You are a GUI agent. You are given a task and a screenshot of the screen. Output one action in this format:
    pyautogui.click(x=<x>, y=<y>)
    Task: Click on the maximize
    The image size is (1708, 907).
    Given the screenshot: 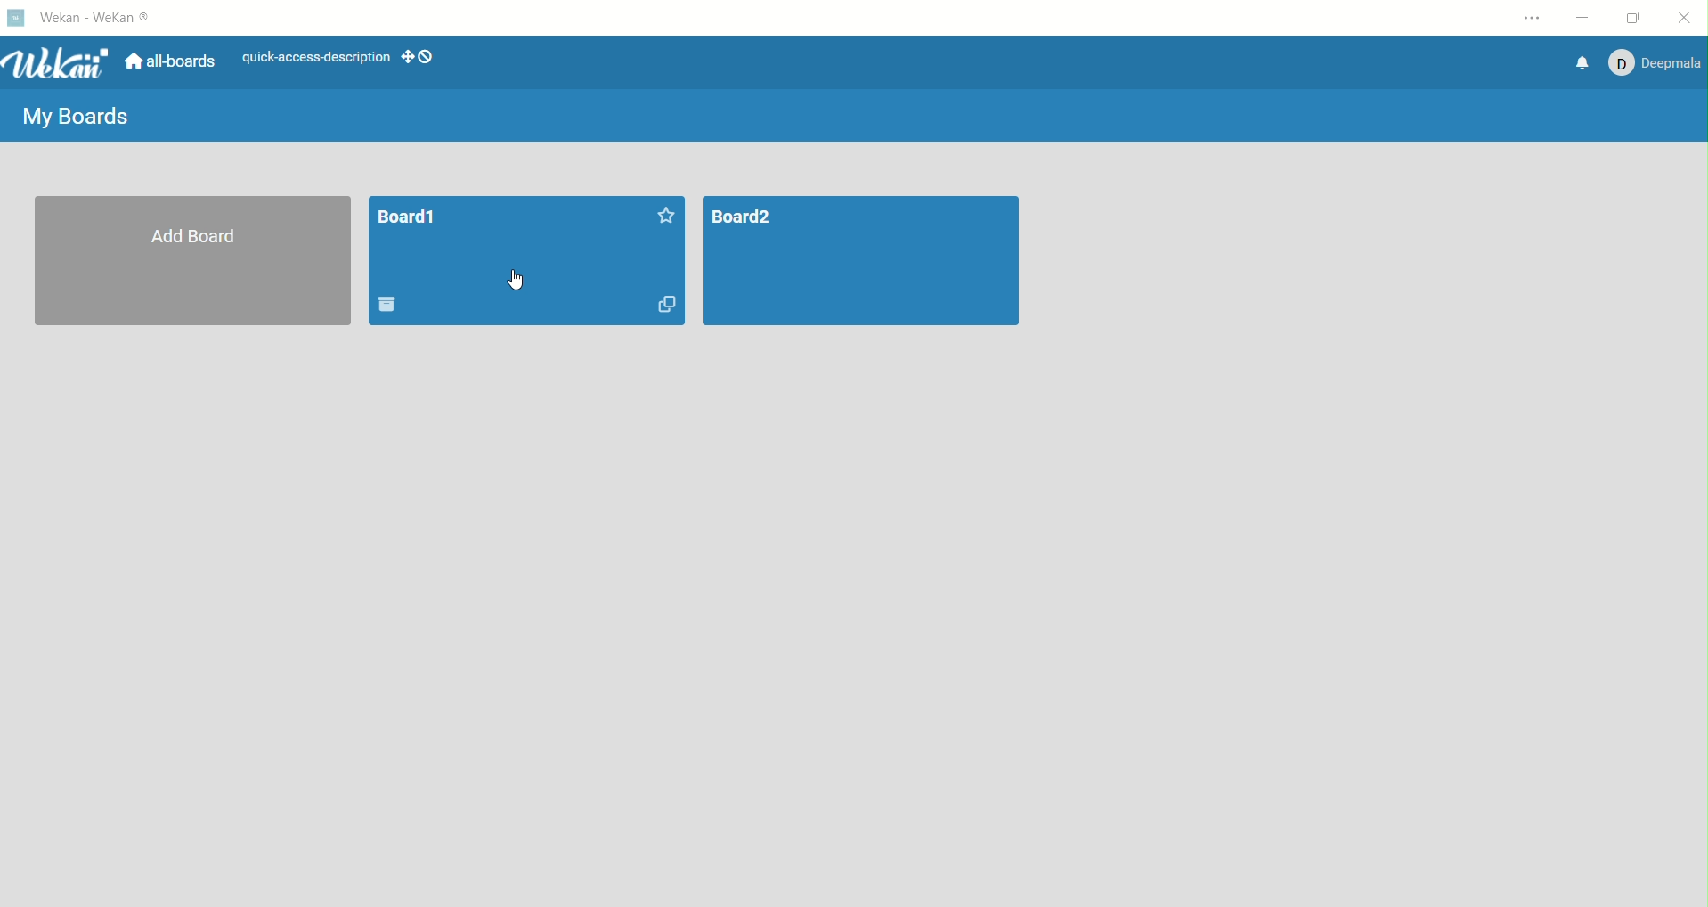 What is the action you would take?
    pyautogui.click(x=1639, y=15)
    